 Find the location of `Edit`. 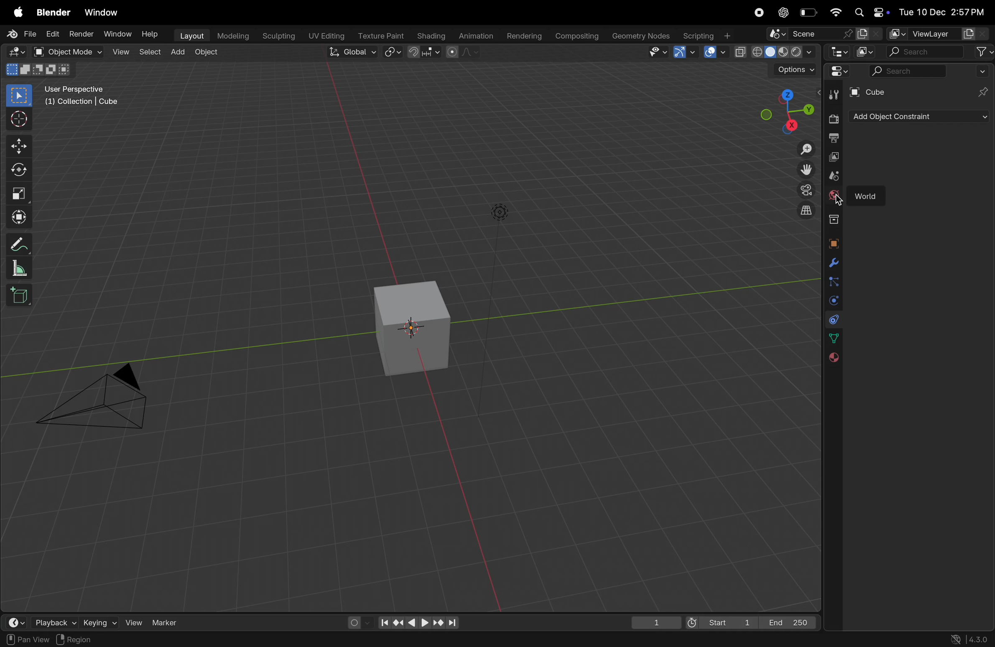

Edit is located at coordinates (52, 34).